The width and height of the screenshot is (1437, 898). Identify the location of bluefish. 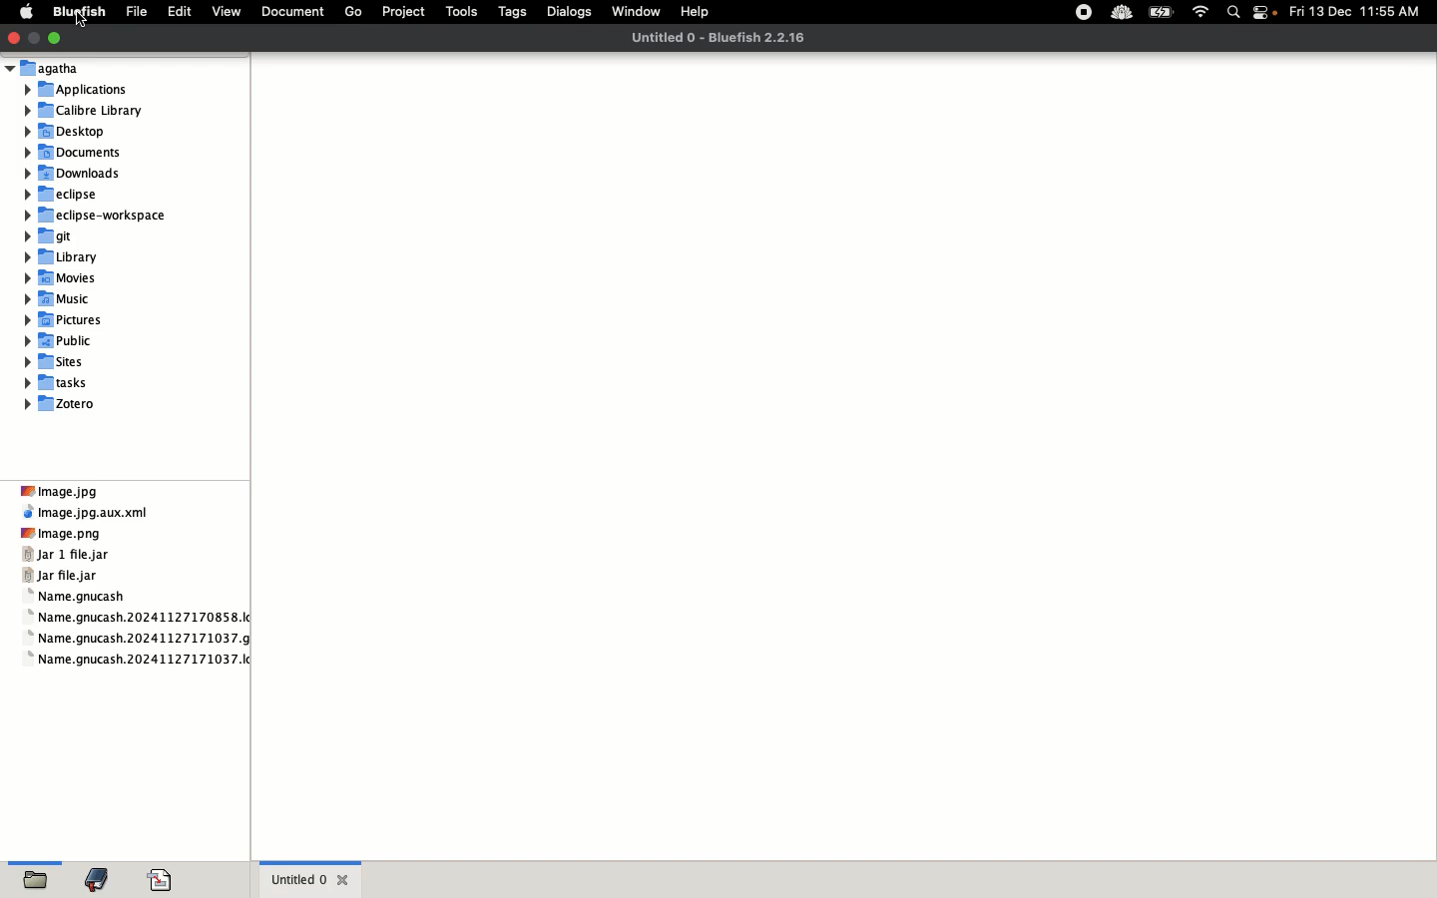
(76, 13).